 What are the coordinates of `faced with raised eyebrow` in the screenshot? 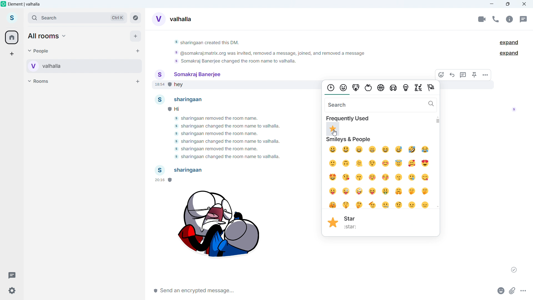 It's located at (400, 205).